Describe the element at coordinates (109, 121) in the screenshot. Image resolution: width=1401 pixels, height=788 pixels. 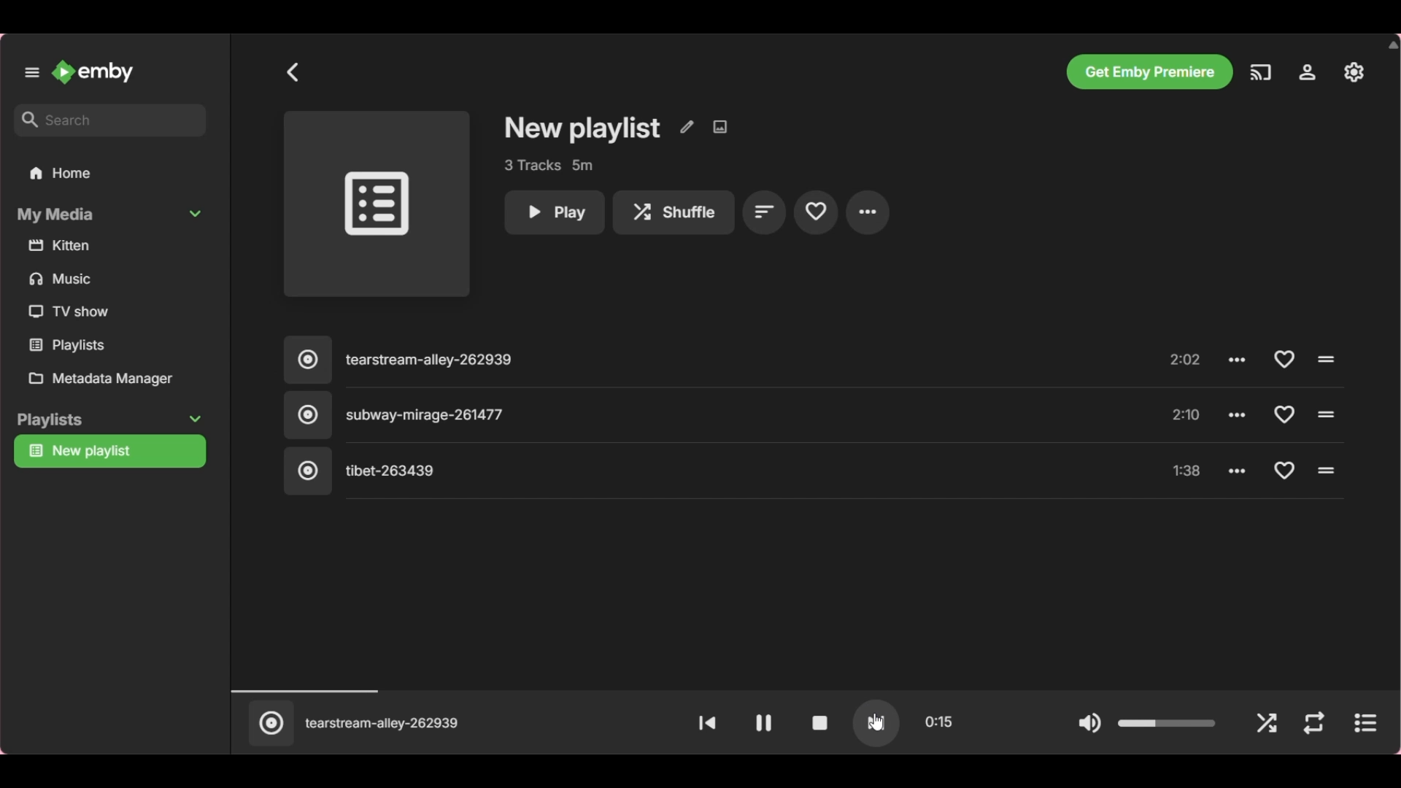
I see `Enter search` at that location.